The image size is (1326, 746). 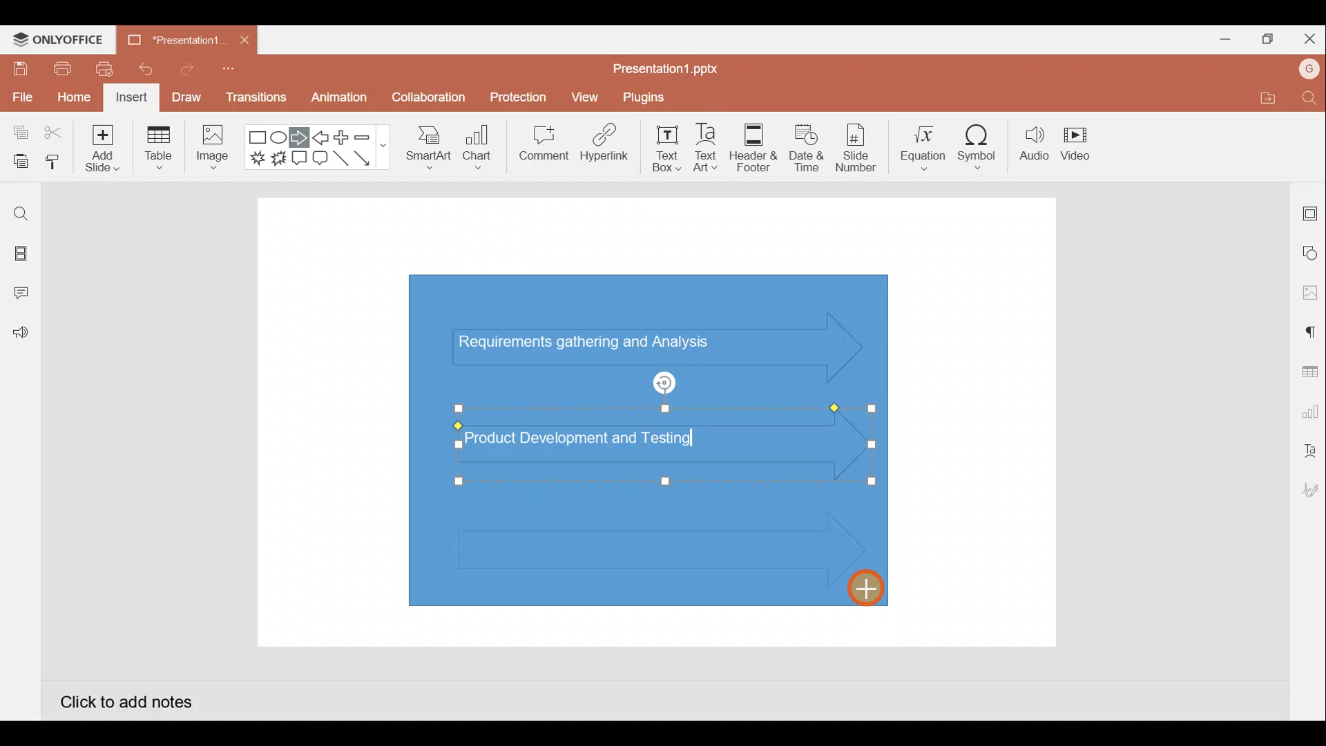 What do you see at coordinates (61, 68) in the screenshot?
I see `Print file` at bounding box center [61, 68].